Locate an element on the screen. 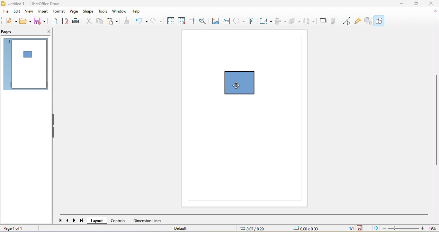  fontwork text is located at coordinates (251, 21).